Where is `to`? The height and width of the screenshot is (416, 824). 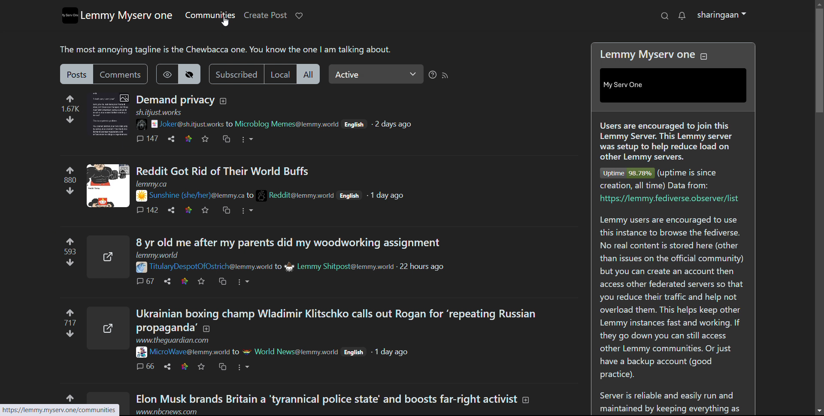 to is located at coordinates (252, 194).